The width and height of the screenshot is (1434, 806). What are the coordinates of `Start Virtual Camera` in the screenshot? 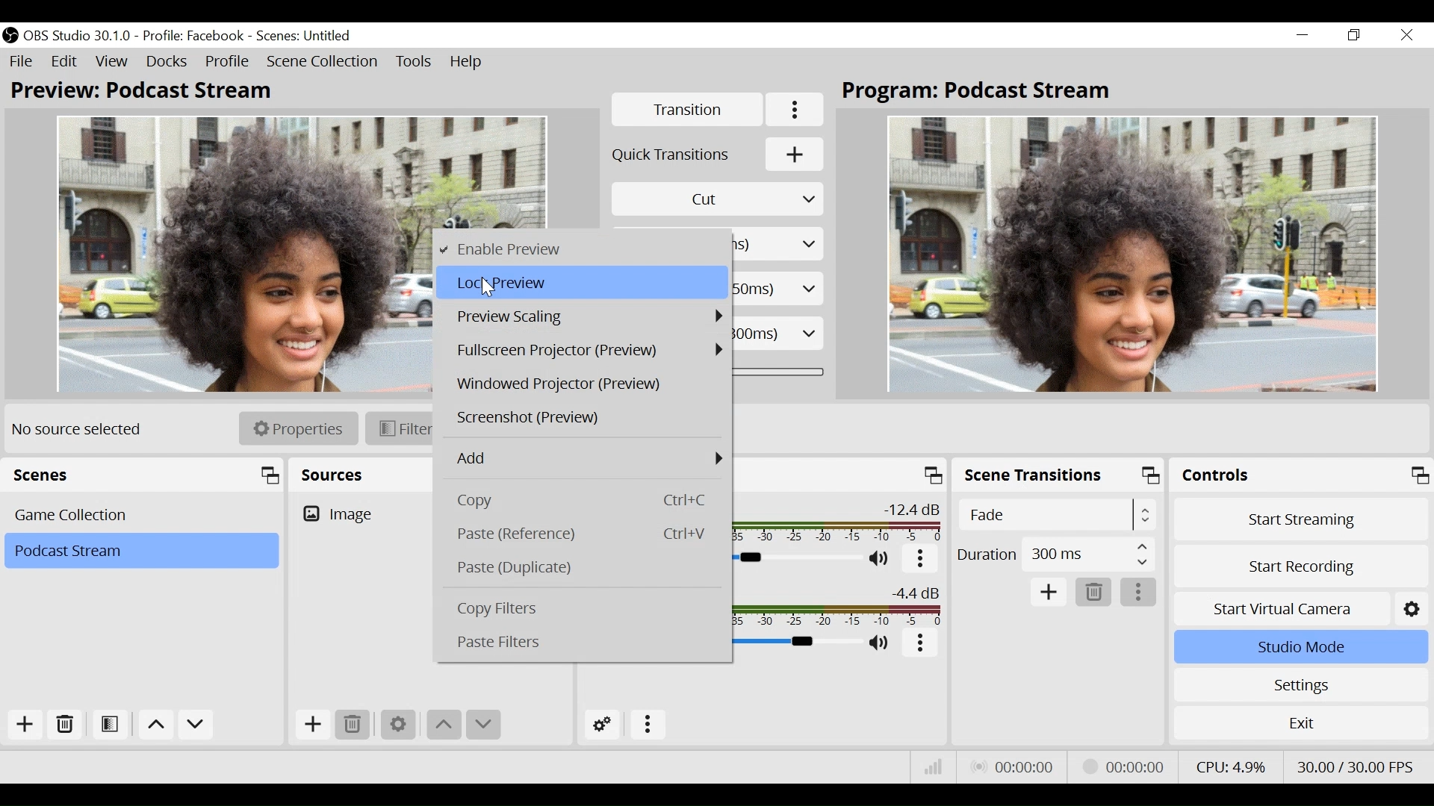 It's located at (1298, 608).